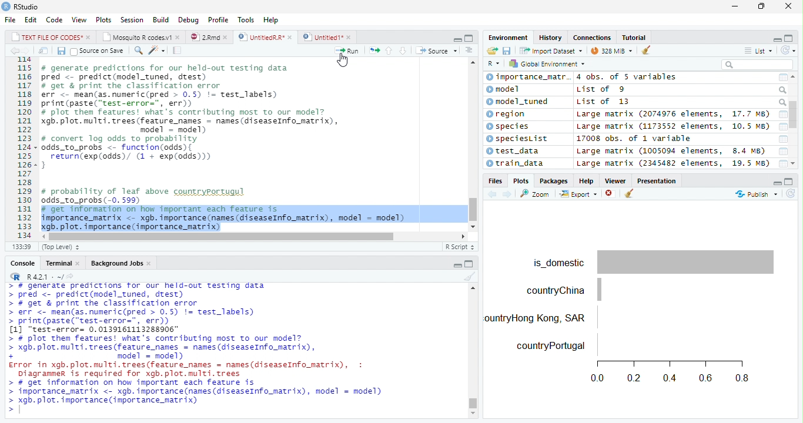 Image resolution: width=803 pixels, height=423 pixels. What do you see at coordinates (782, 102) in the screenshot?
I see `Search` at bounding box center [782, 102].